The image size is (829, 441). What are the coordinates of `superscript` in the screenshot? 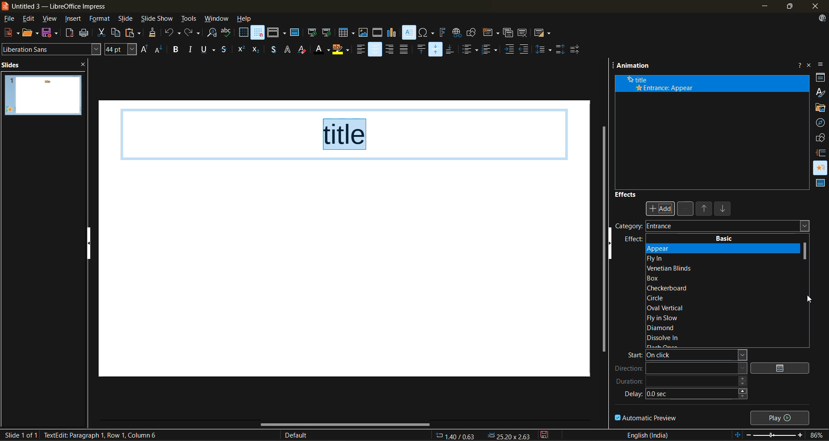 It's located at (240, 48).